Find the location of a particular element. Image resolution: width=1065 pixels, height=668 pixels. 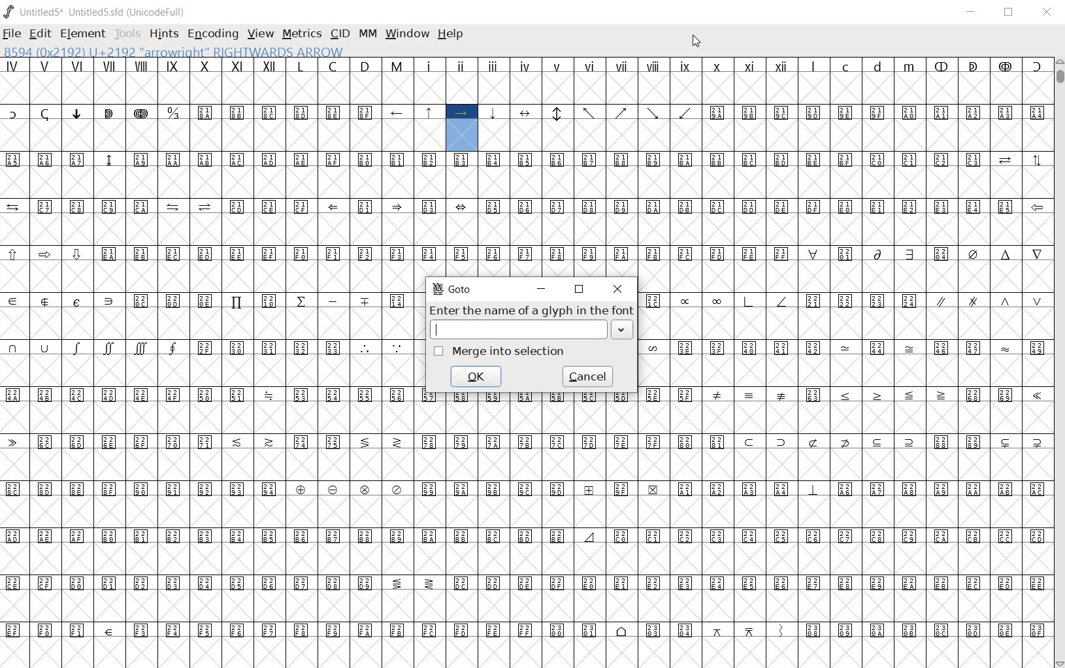

VIEW is located at coordinates (259, 34).